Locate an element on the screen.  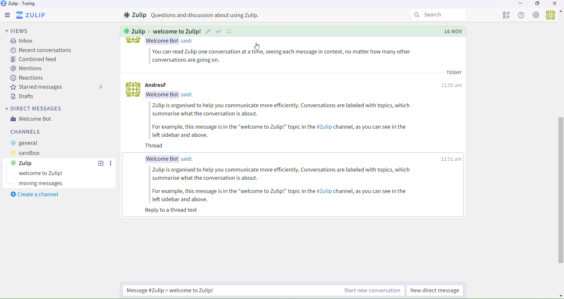
horizontal scroll bar is located at coordinates (560, 157).